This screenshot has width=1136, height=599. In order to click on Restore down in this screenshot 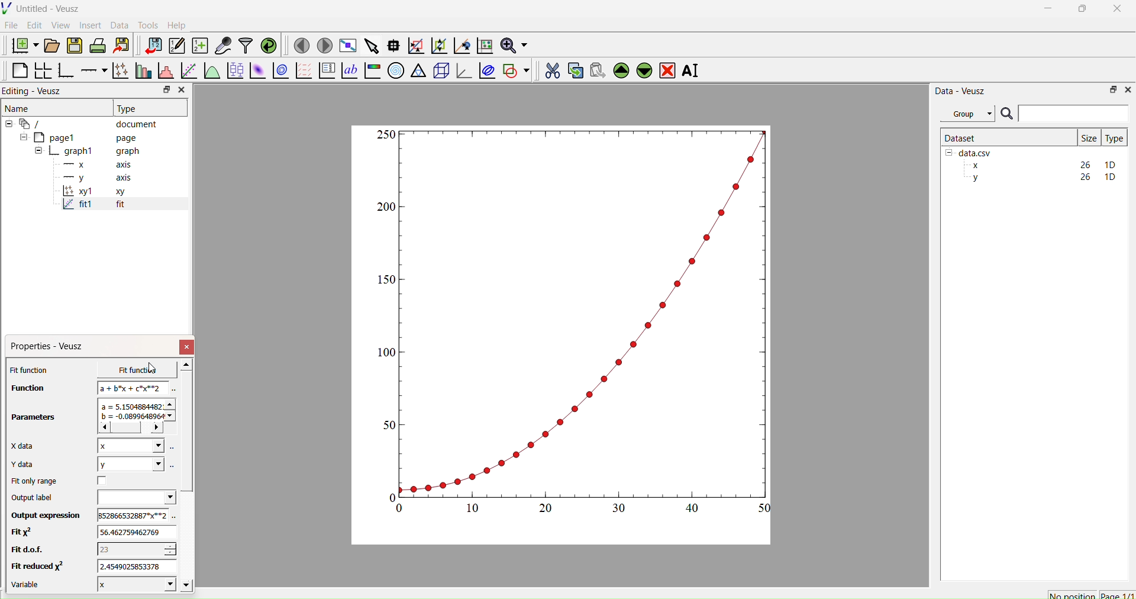, I will do `click(164, 91)`.